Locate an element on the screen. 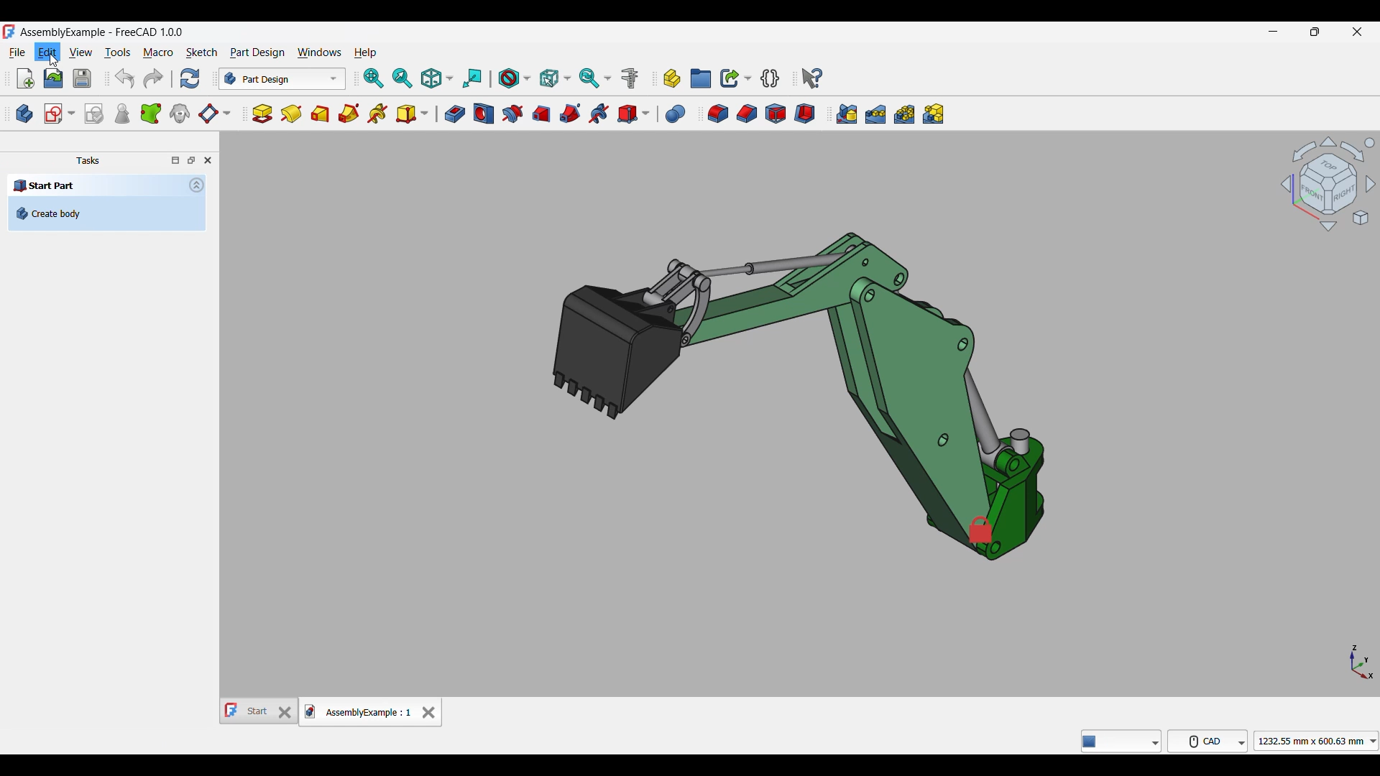 The width and height of the screenshot is (1380, 776). Create a subtractive primitive is located at coordinates (634, 114).